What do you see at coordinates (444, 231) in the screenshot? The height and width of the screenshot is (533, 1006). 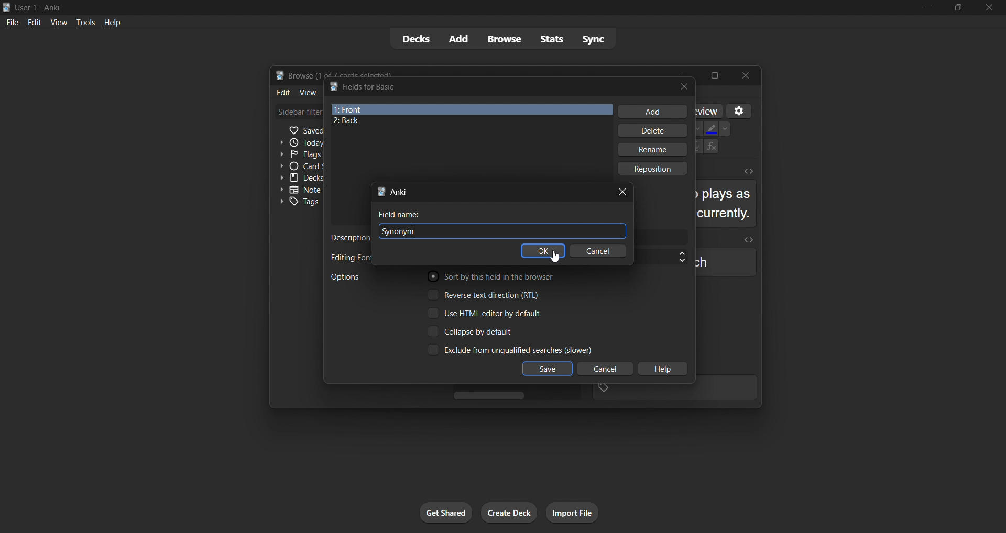 I see `field name input box` at bounding box center [444, 231].